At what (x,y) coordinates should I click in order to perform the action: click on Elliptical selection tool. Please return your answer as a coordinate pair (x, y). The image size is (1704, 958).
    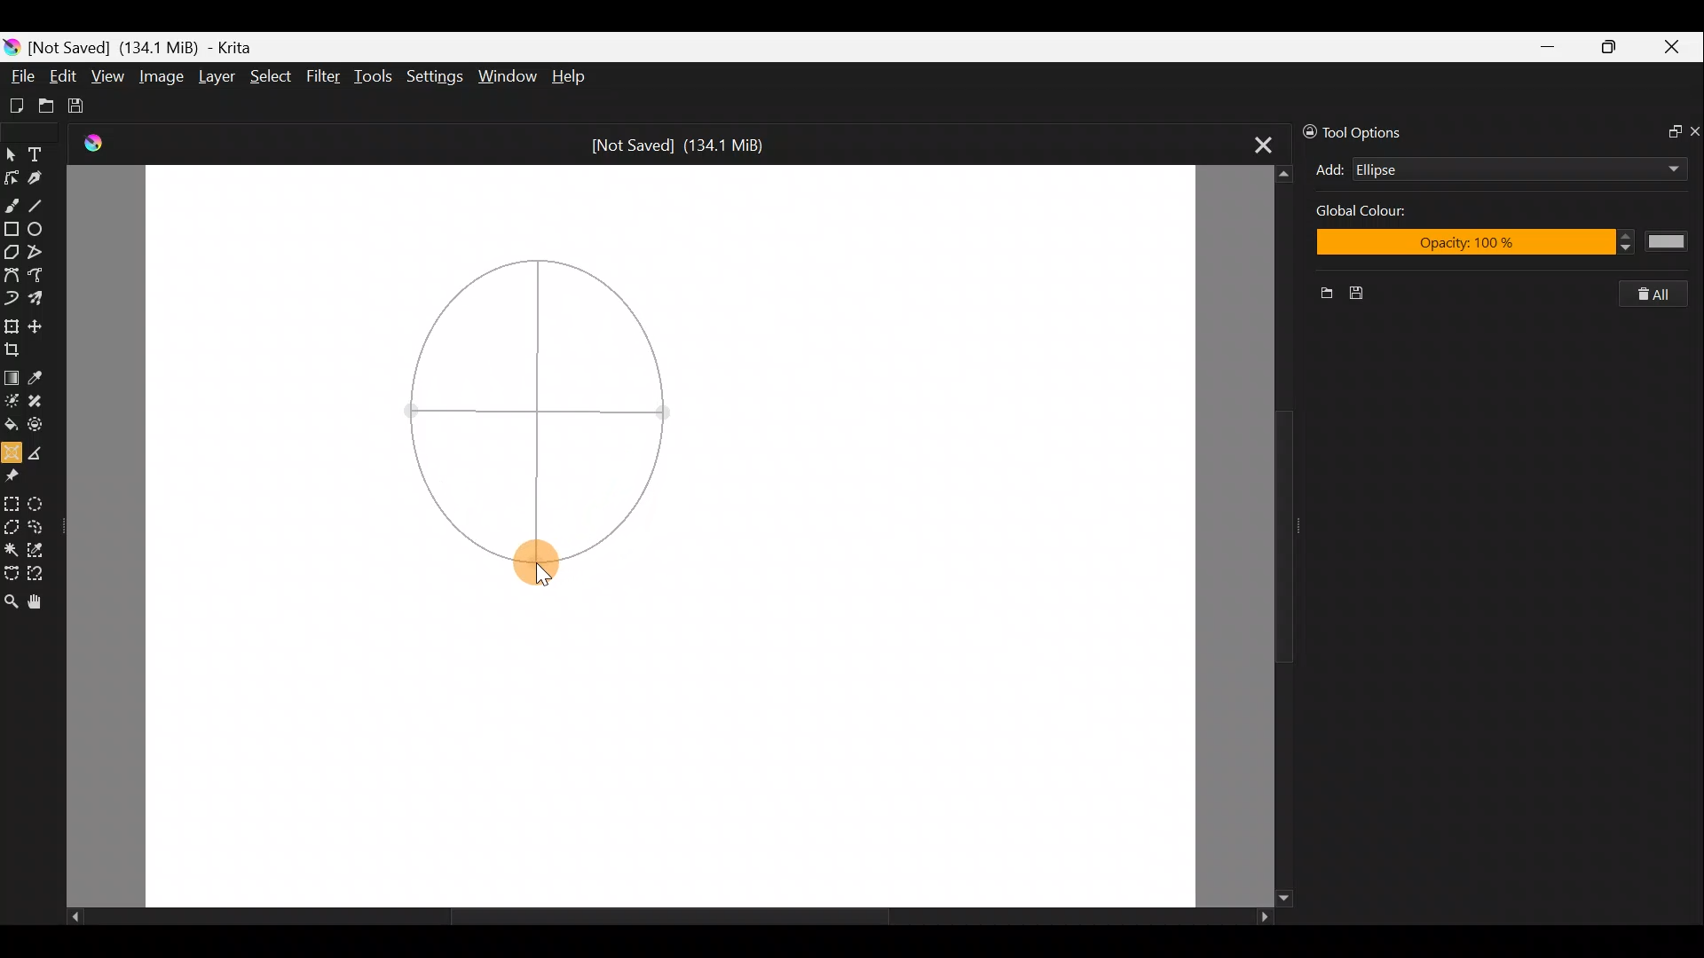
    Looking at the image, I should click on (44, 501).